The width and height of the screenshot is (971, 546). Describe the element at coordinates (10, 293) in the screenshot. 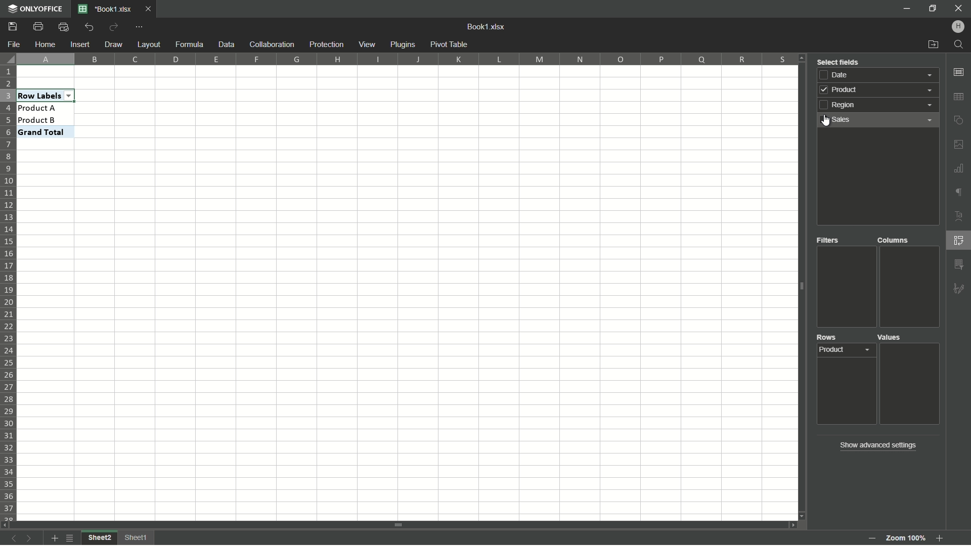

I see `row number` at that location.